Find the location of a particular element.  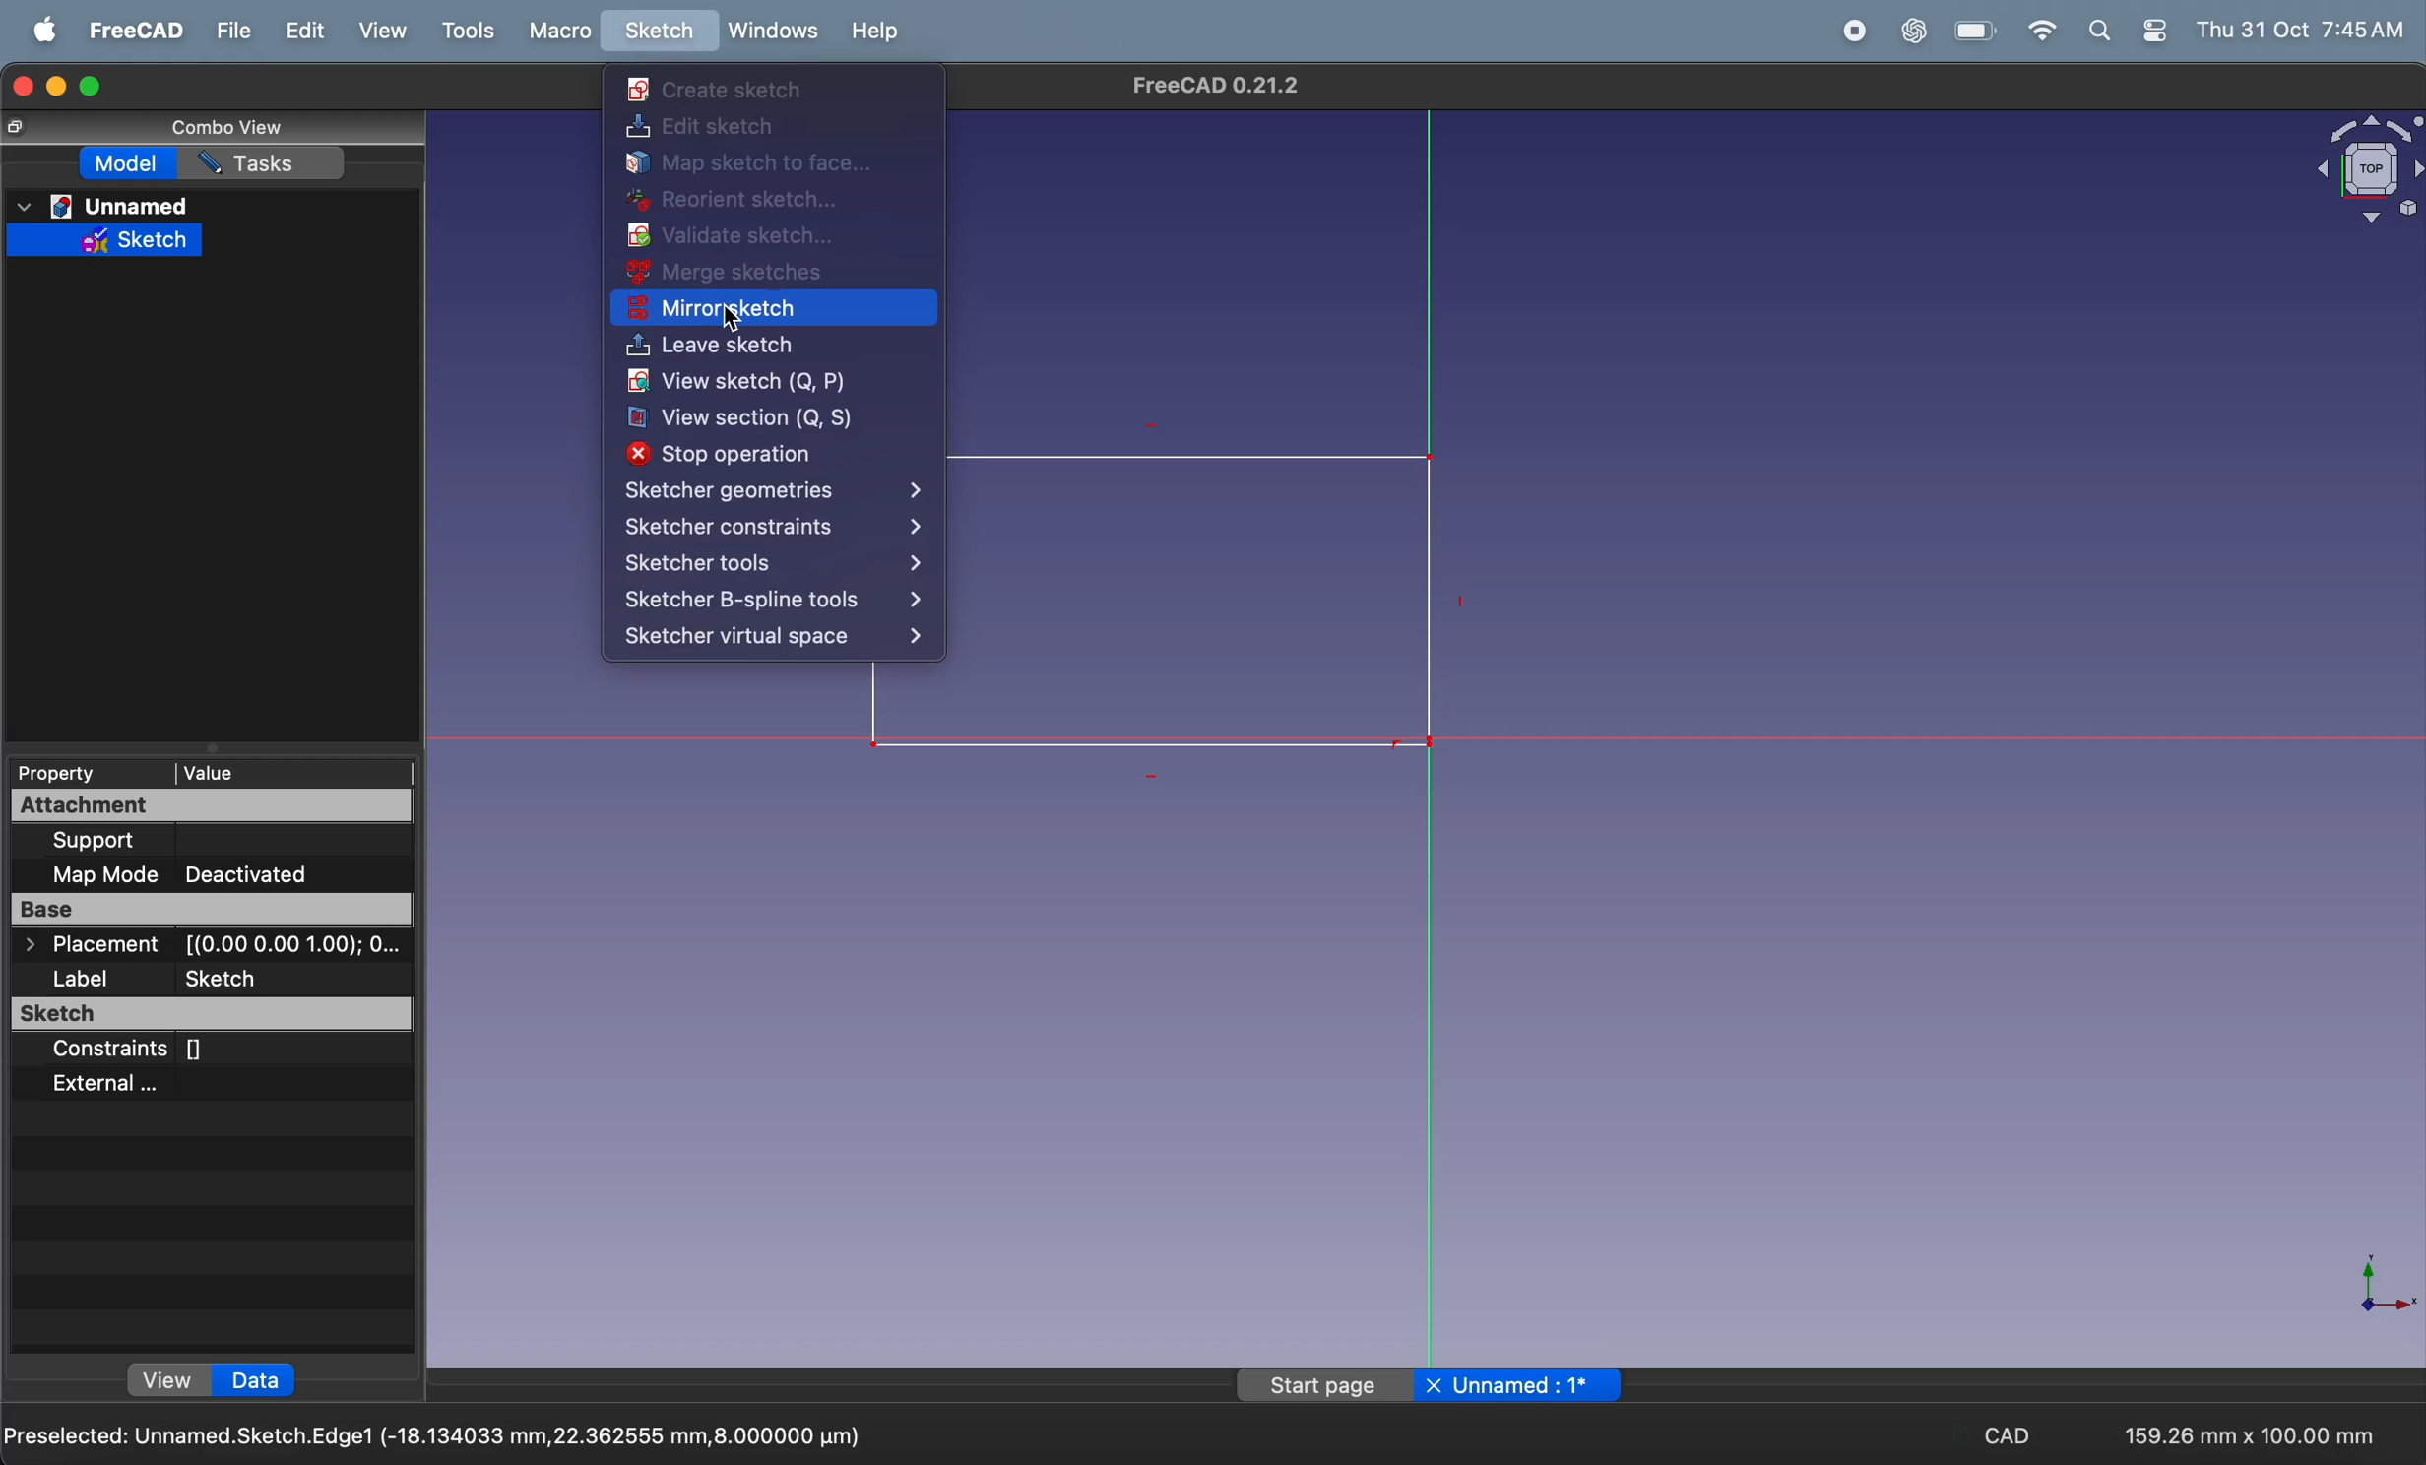

property is located at coordinates (81, 770).